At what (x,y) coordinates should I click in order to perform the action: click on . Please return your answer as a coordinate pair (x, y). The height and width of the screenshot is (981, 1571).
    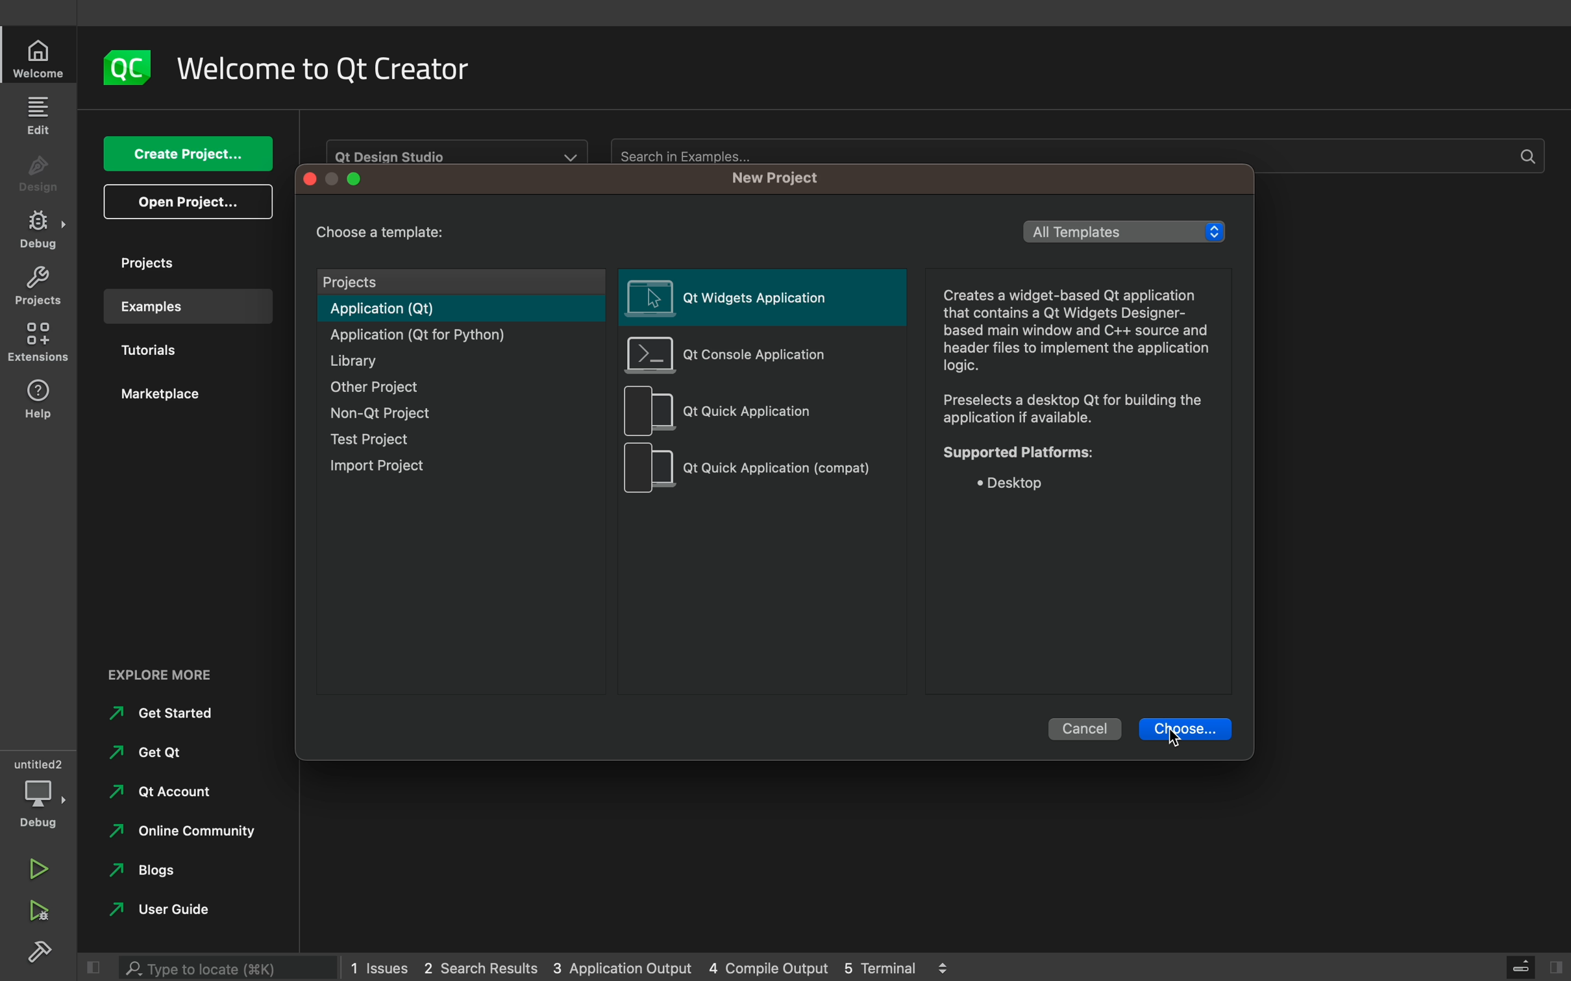
    Looking at the image, I should click on (43, 954).